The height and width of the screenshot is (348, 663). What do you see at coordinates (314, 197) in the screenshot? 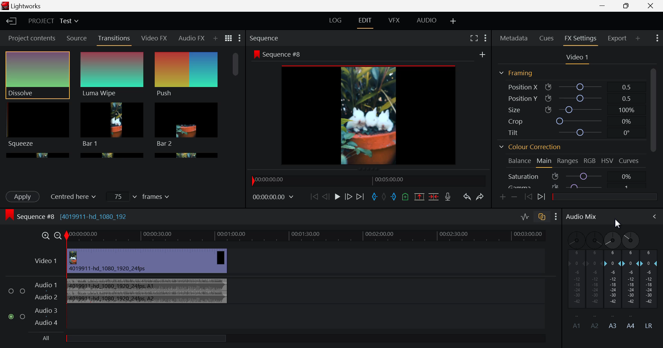
I see `To start` at bounding box center [314, 197].